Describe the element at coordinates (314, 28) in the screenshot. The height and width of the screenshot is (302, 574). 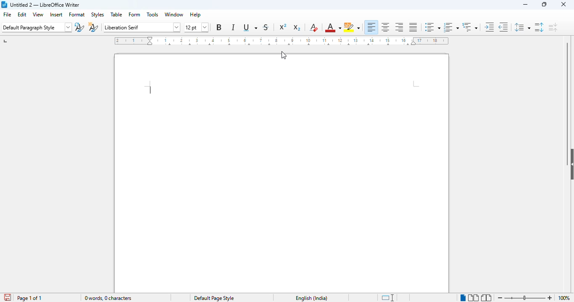
I see `clear direct formatting` at that location.